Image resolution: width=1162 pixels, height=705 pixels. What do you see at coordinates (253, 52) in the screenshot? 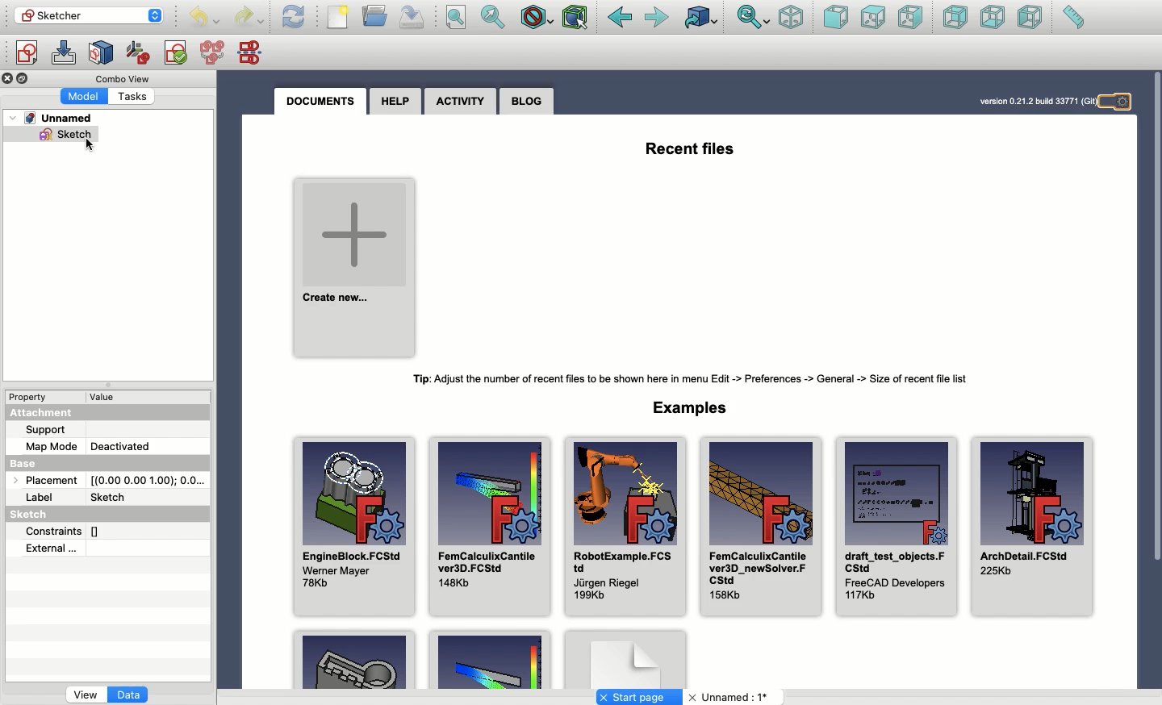
I see `Mirror sketch` at bounding box center [253, 52].